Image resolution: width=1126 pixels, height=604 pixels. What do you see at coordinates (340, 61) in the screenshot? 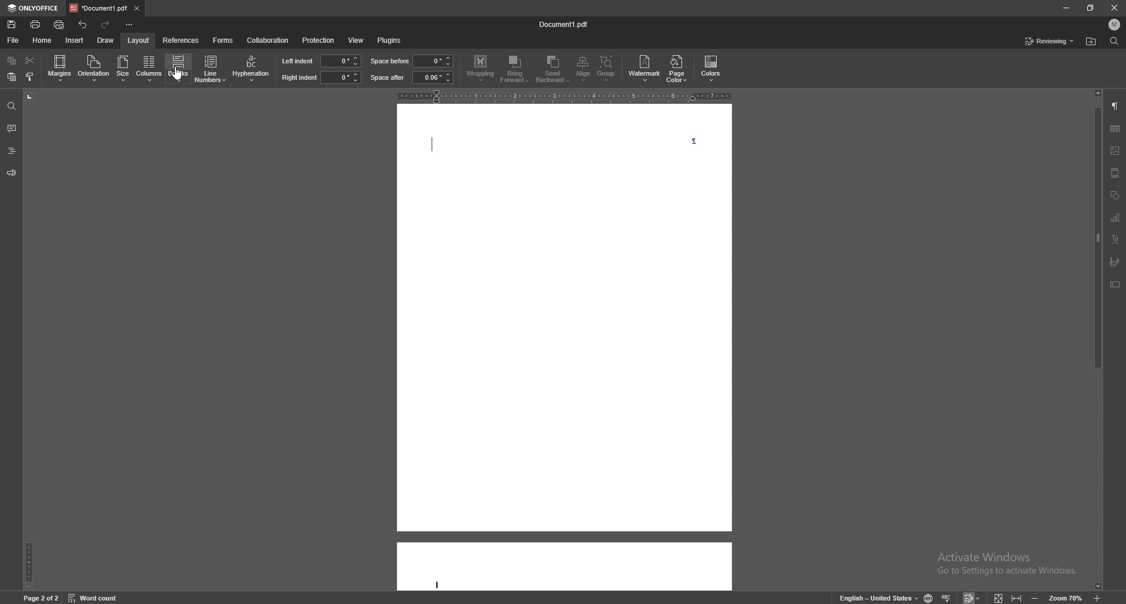
I see `input left indent` at bounding box center [340, 61].